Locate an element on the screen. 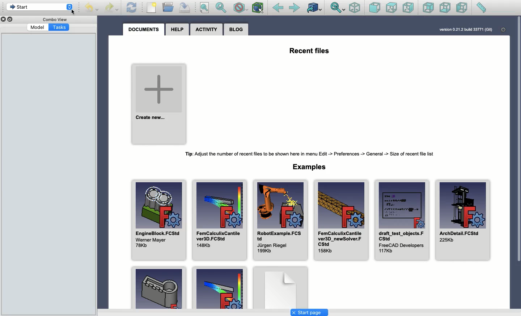 The height and width of the screenshot is (316, 521). Help is located at coordinates (177, 29).